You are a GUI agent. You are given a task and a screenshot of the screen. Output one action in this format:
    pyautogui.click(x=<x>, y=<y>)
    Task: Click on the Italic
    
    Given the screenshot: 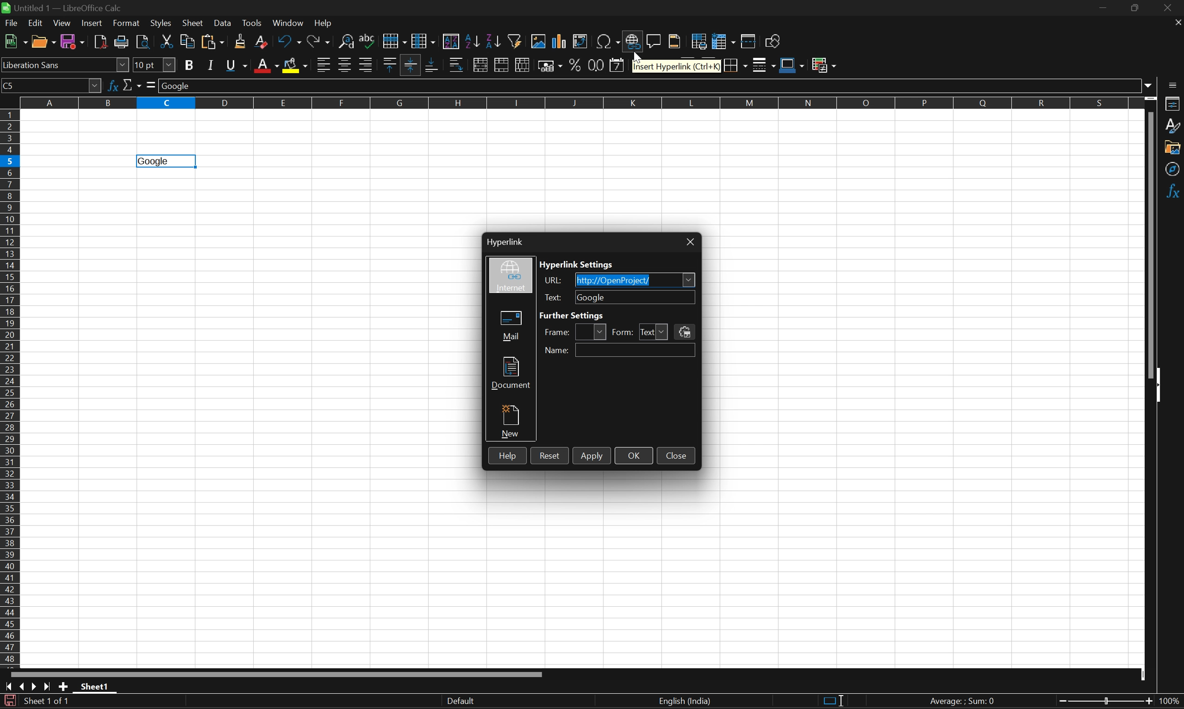 What is the action you would take?
    pyautogui.click(x=212, y=65)
    